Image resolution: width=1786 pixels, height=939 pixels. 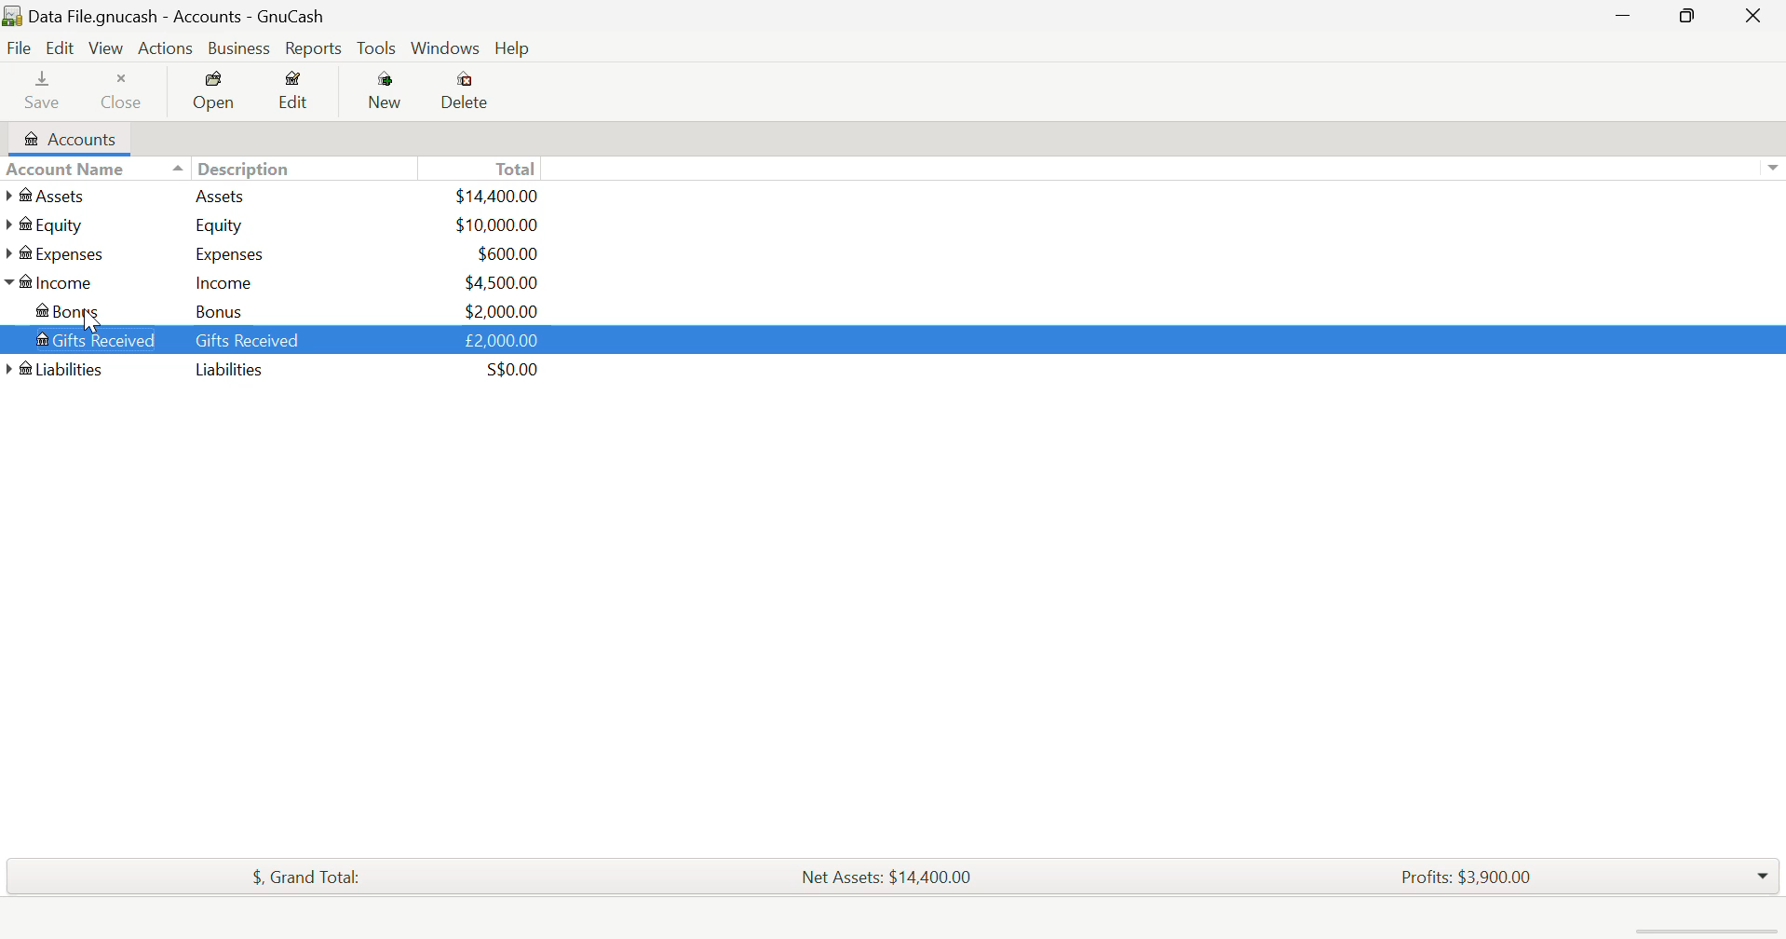 I want to click on Assets, so click(x=219, y=196).